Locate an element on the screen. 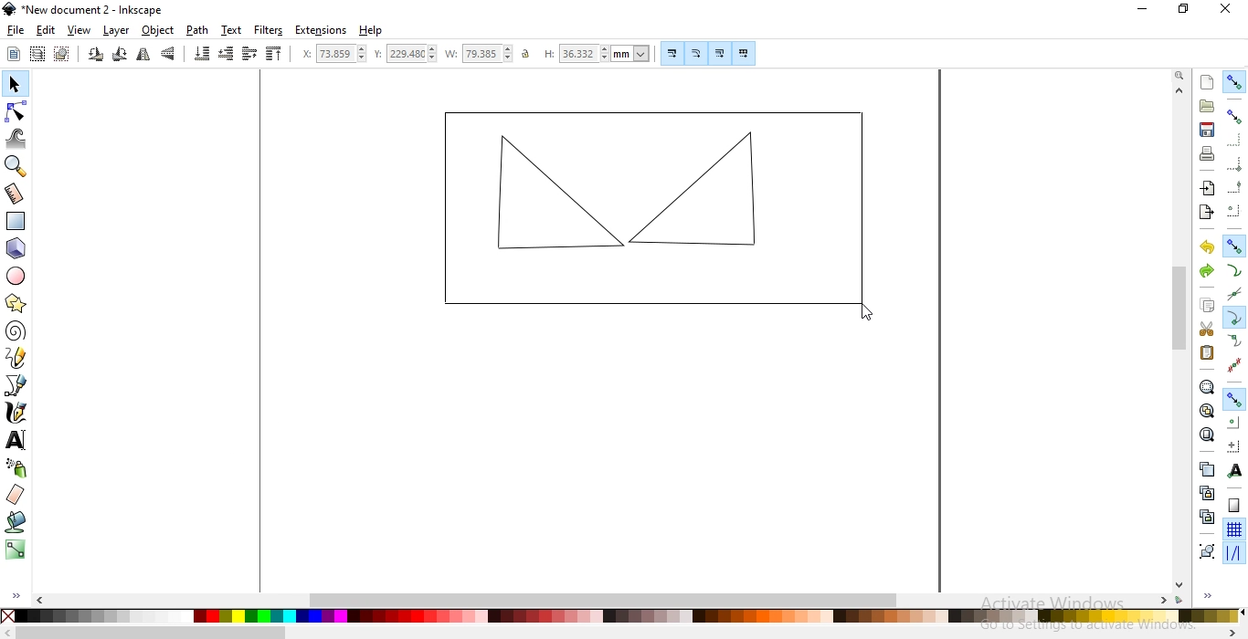  snap to grids is located at coordinates (1234, 529).